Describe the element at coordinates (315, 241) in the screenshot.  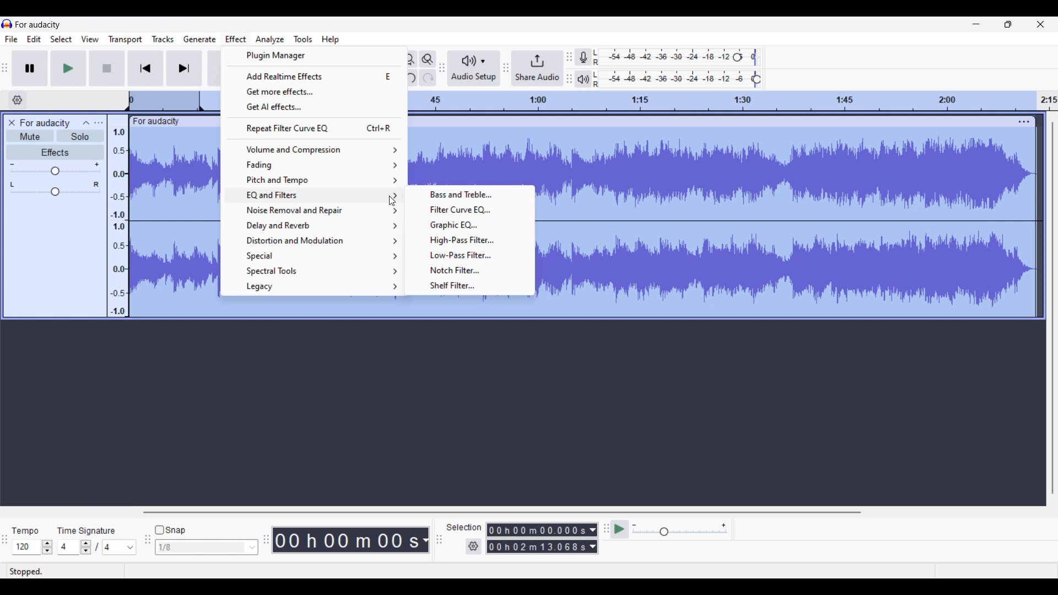
I see `Distortion and Modulation options` at that location.